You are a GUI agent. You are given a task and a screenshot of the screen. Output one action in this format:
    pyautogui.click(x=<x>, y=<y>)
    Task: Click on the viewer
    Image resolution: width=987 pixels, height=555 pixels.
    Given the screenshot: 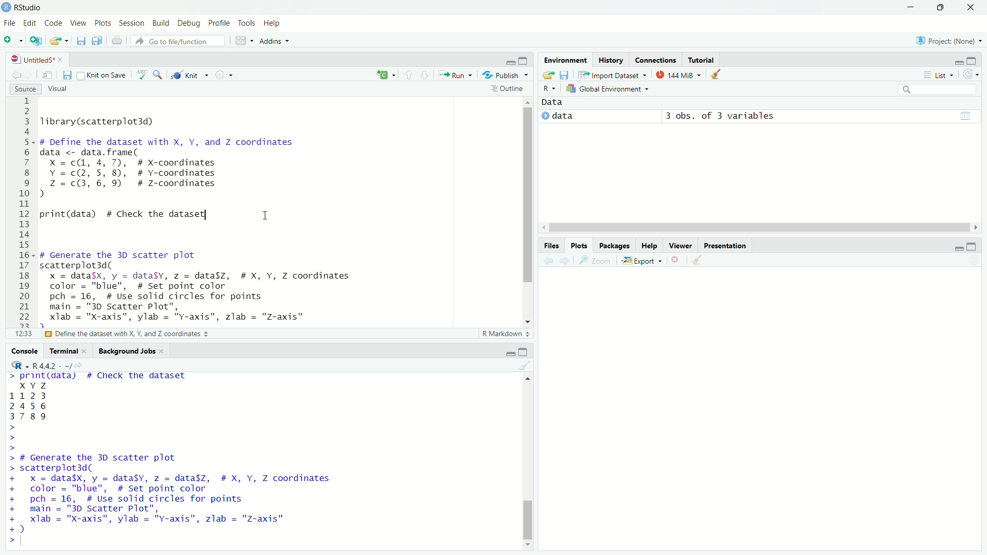 What is the action you would take?
    pyautogui.click(x=680, y=245)
    